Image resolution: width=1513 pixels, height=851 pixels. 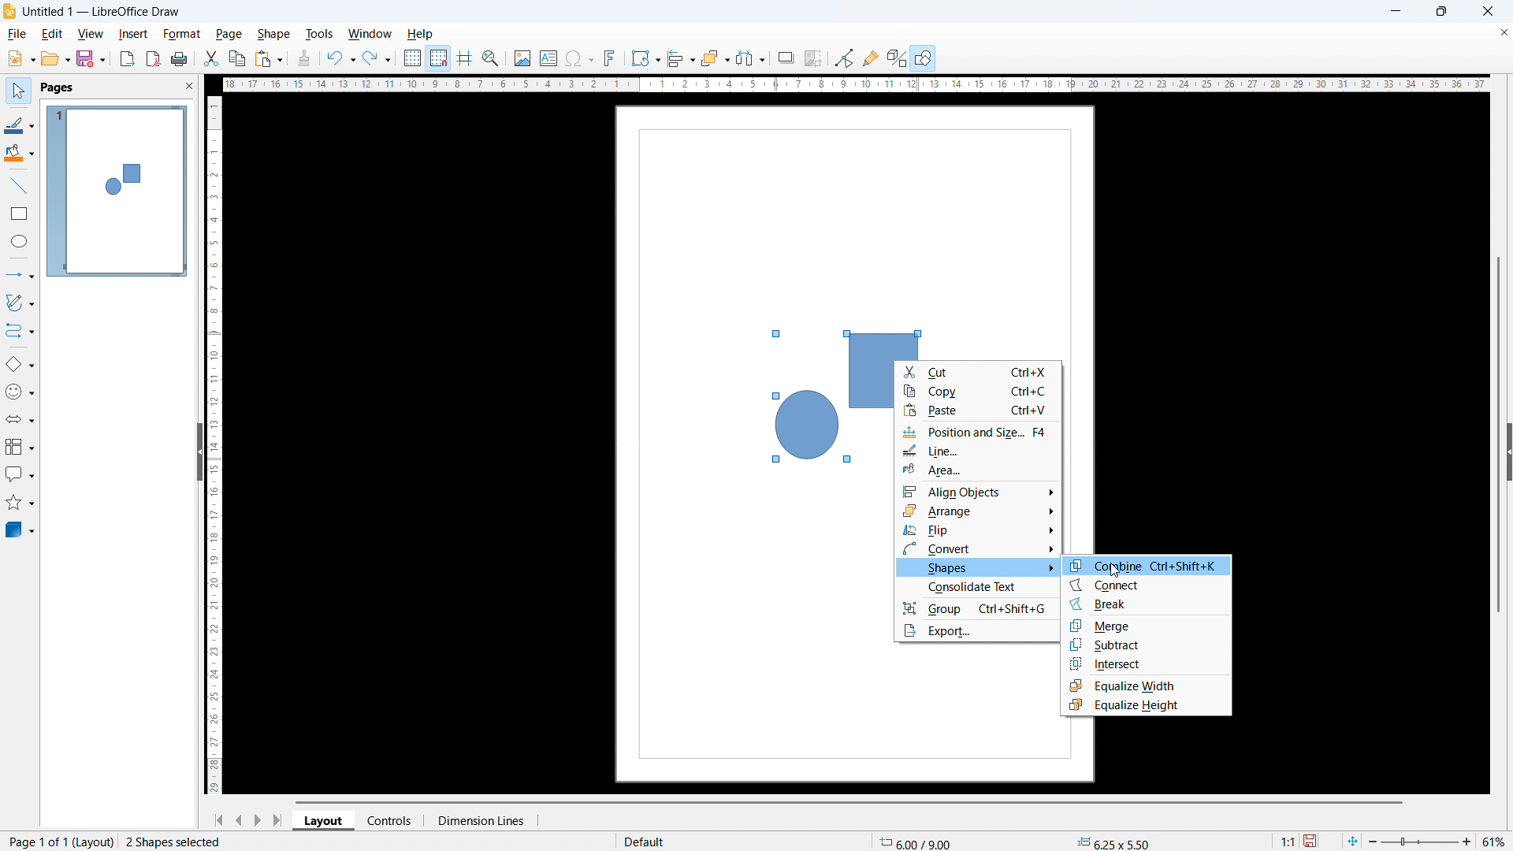 I want to click on expand sidebar, so click(x=1508, y=452).